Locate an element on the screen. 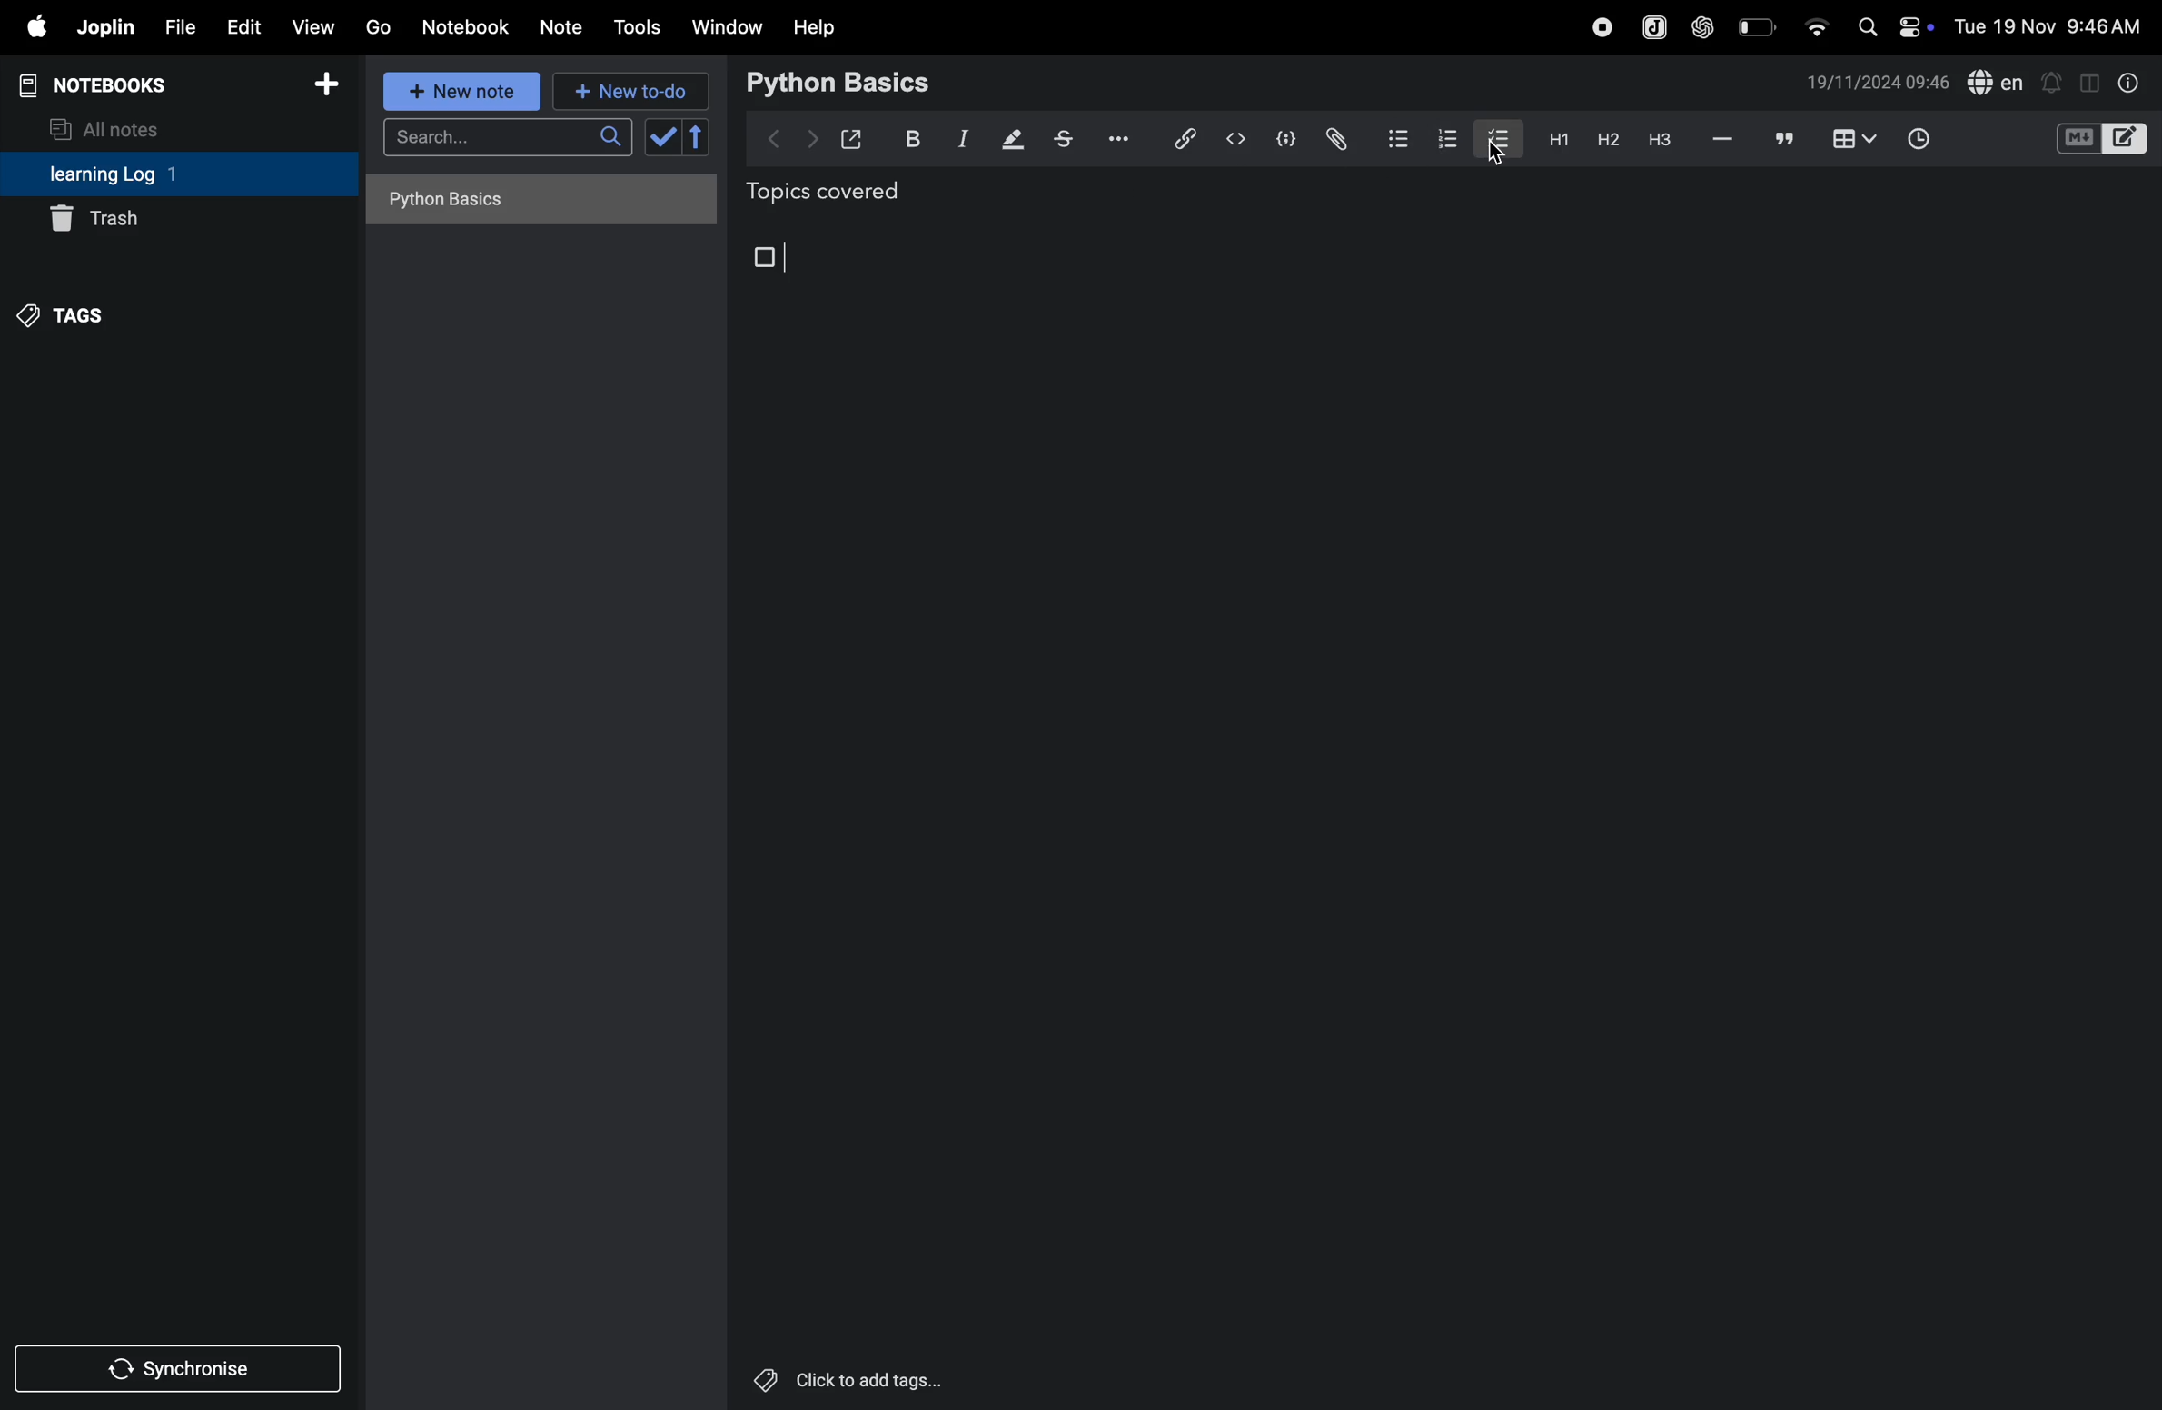 The width and height of the screenshot is (2162, 1410). numbered list is located at coordinates (1443, 137).